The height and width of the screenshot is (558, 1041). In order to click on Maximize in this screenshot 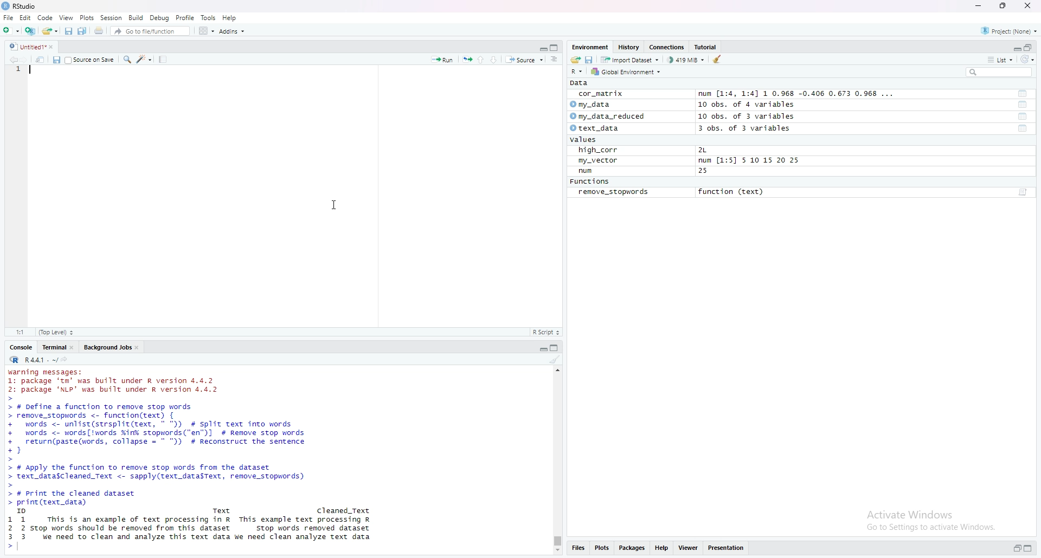, I will do `click(556, 47)`.